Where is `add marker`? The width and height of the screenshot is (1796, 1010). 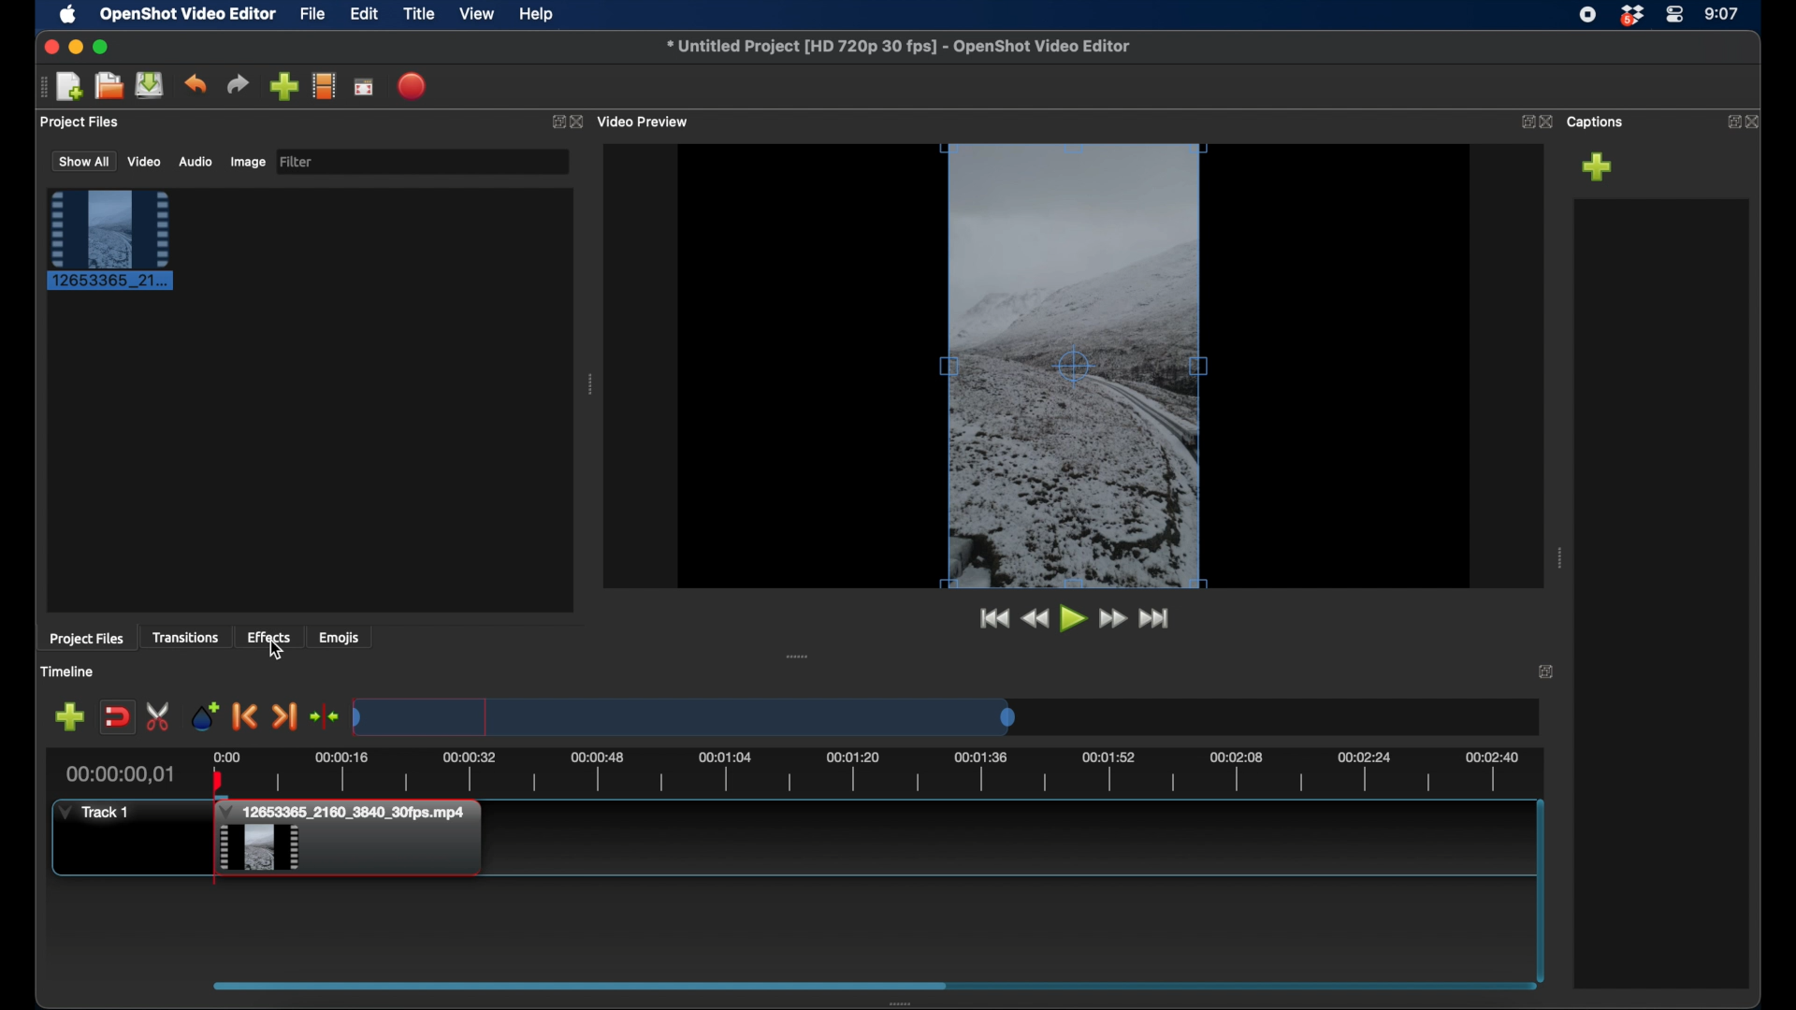 add marker is located at coordinates (207, 716).